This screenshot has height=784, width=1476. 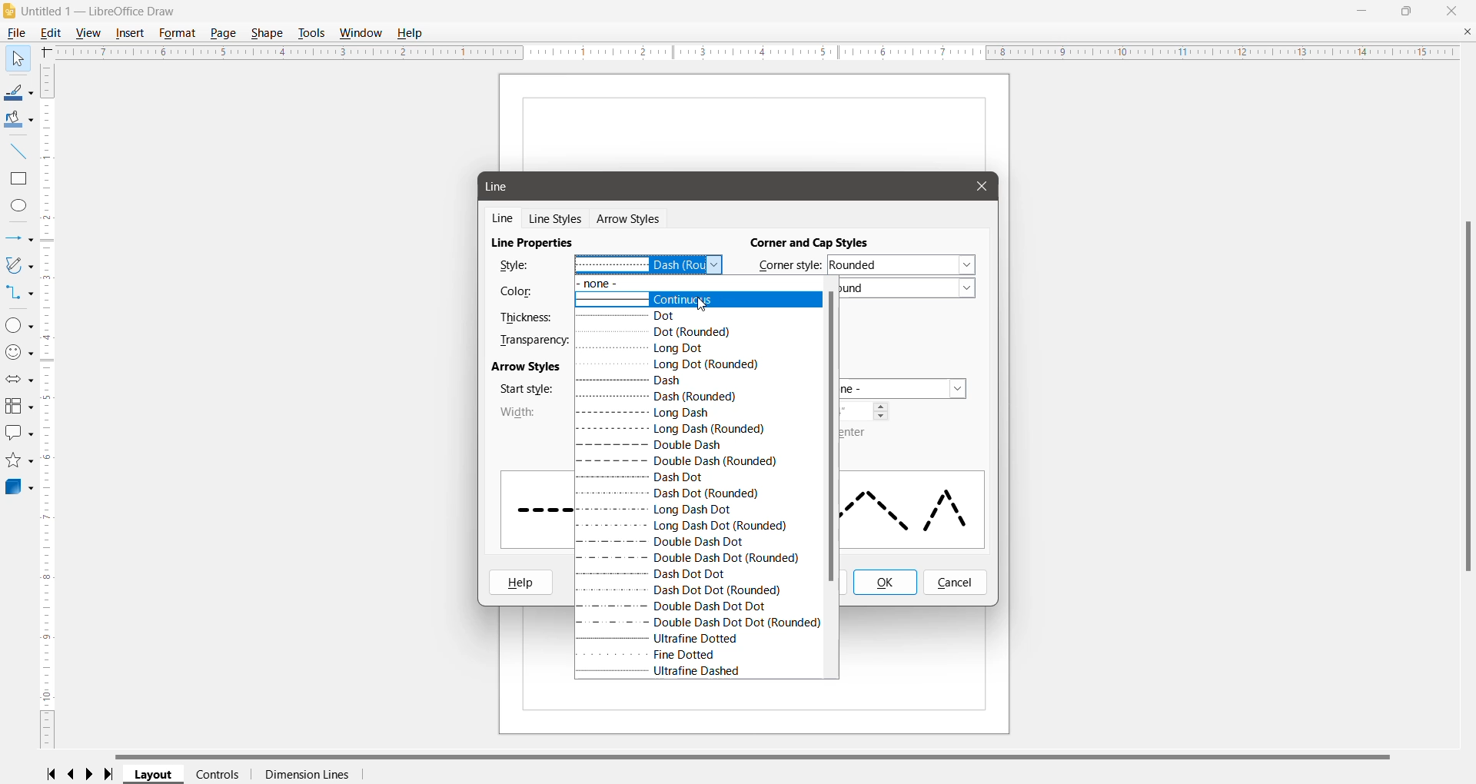 What do you see at coordinates (18, 407) in the screenshot?
I see `Flowchart` at bounding box center [18, 407].